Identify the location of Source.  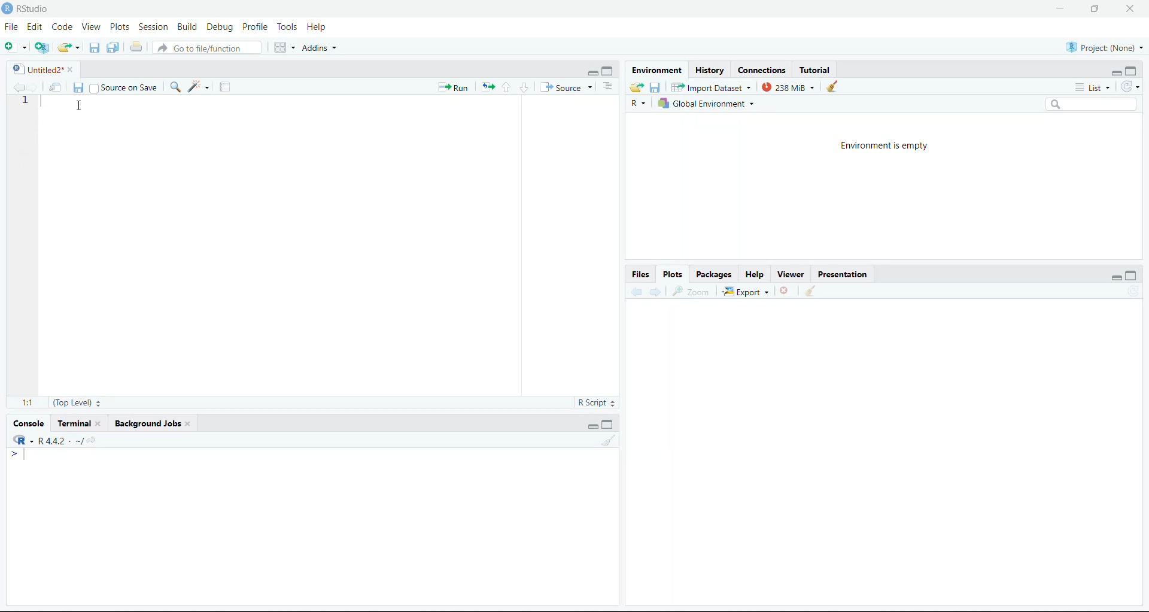
(567, 87).